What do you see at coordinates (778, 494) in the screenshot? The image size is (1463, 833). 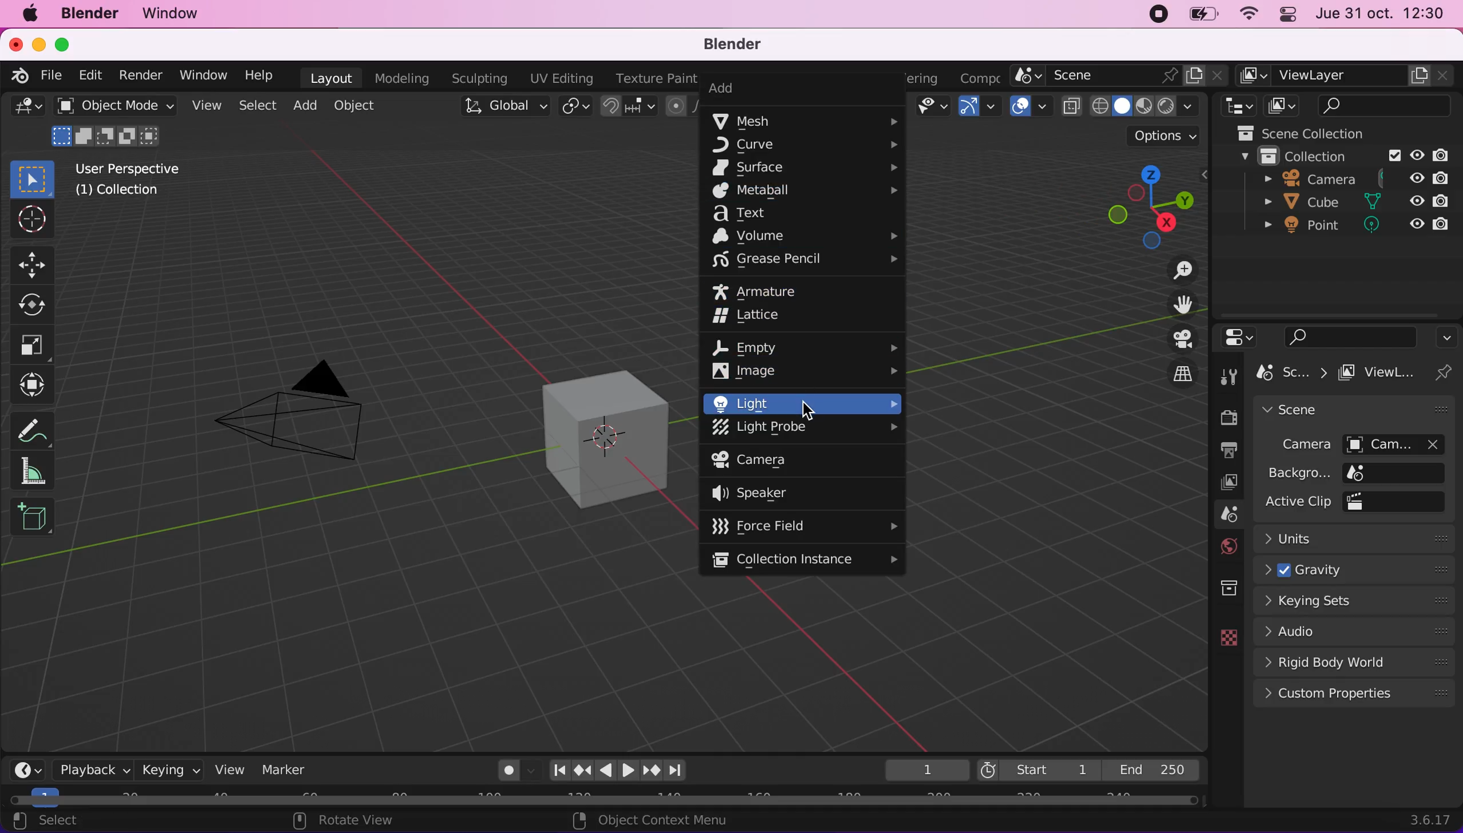 I see `speaker` at bounding box center [778, 494].